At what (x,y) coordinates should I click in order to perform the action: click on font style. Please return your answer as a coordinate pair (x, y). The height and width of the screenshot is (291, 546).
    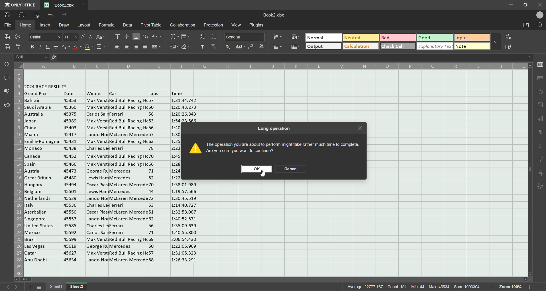
    Looking at the image, I should click on (45, 37).